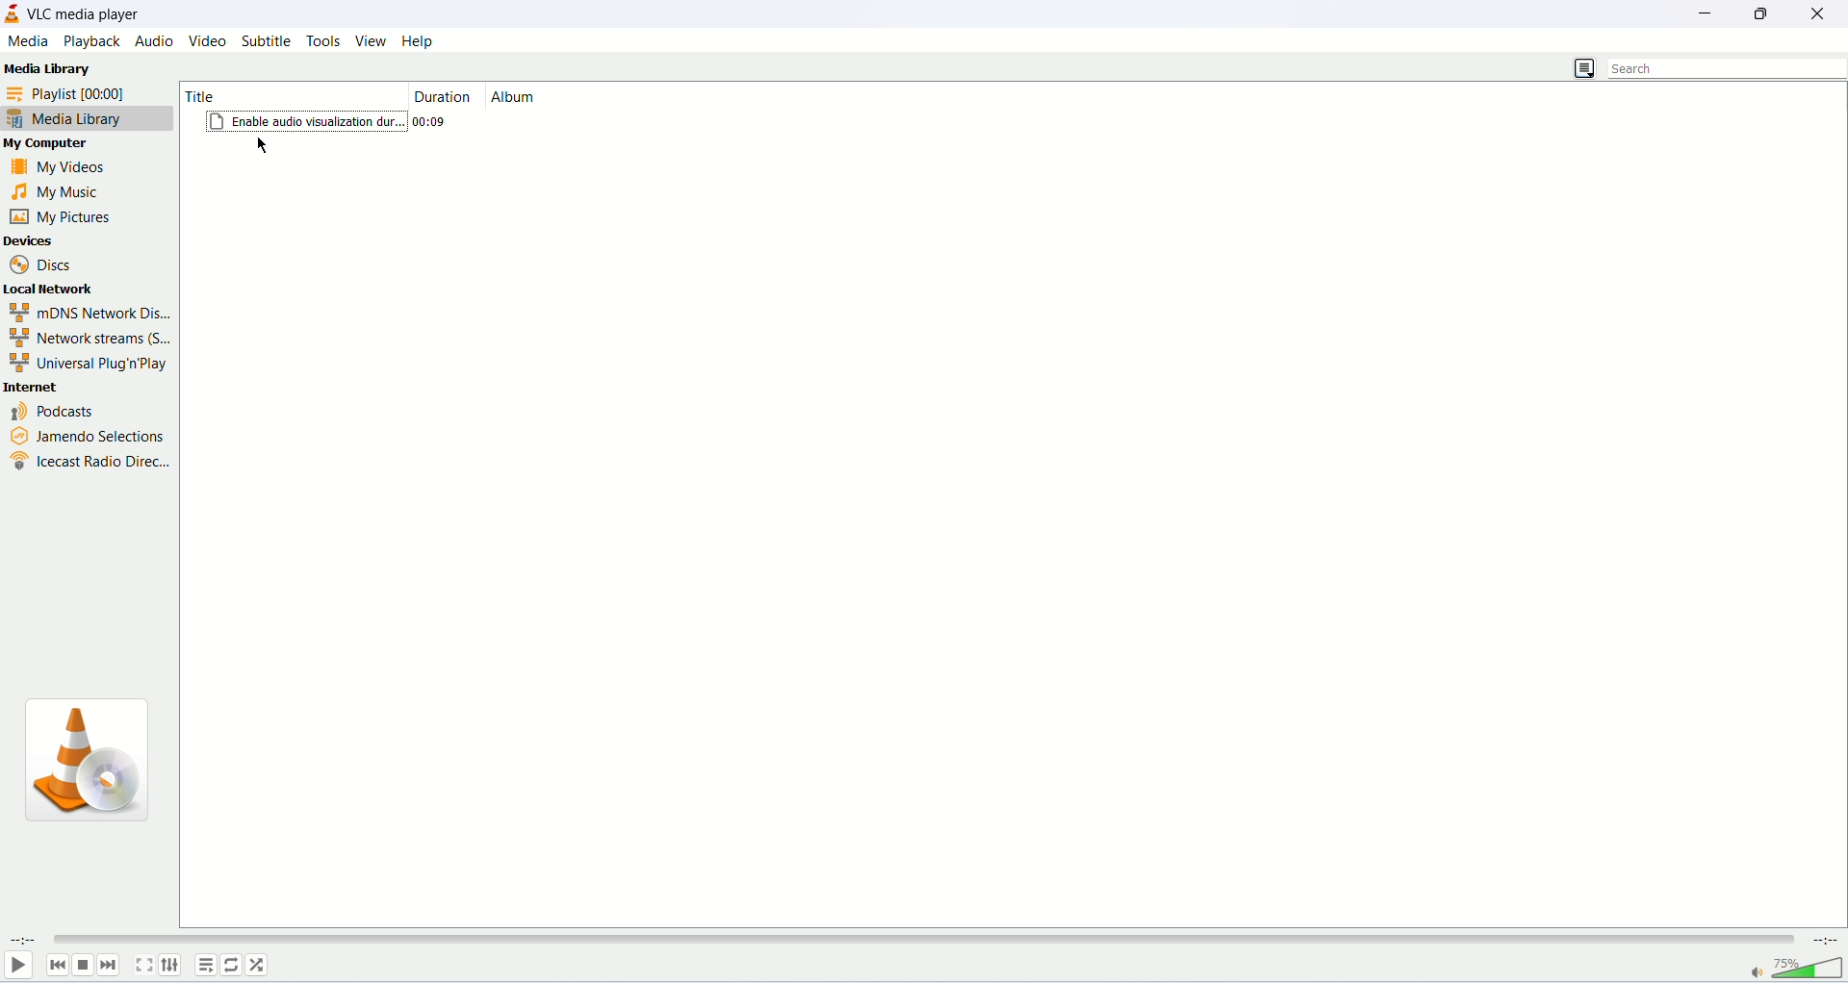  I want to click on video, so click(210, 41).